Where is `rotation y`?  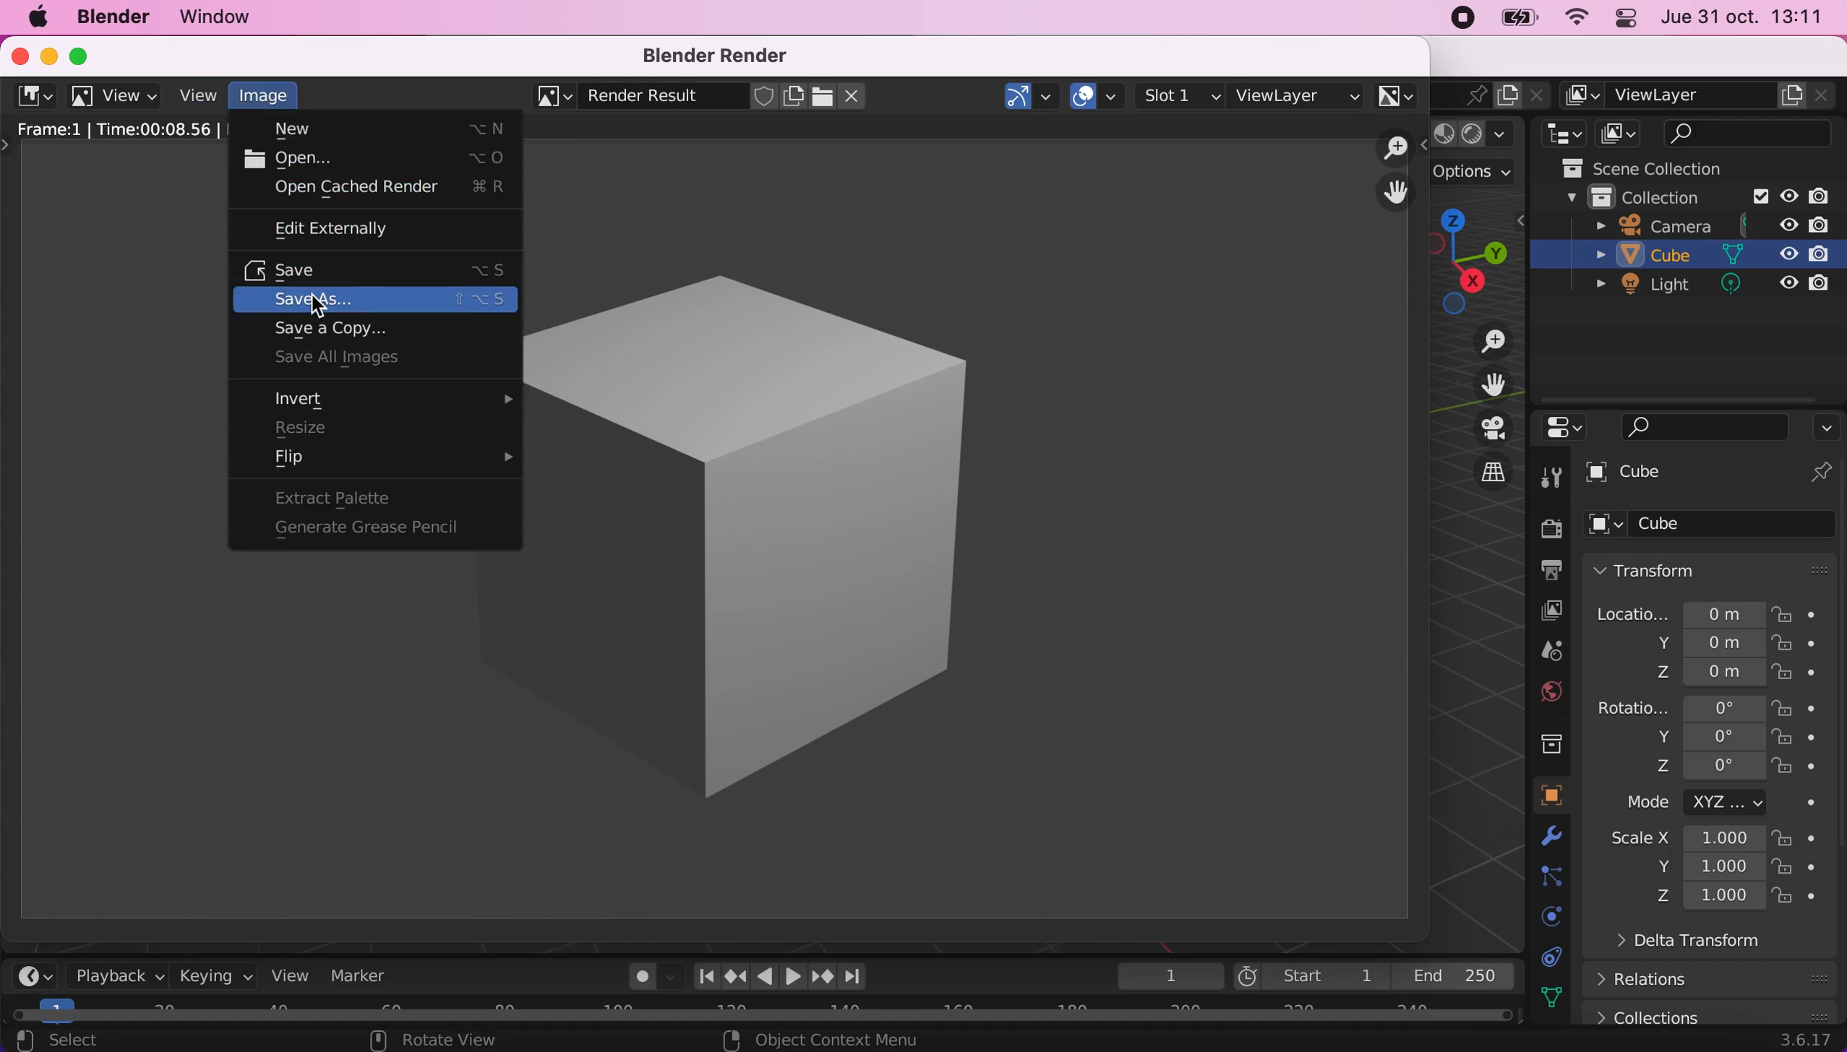 rotation y is located at coordinates (1694, 738).